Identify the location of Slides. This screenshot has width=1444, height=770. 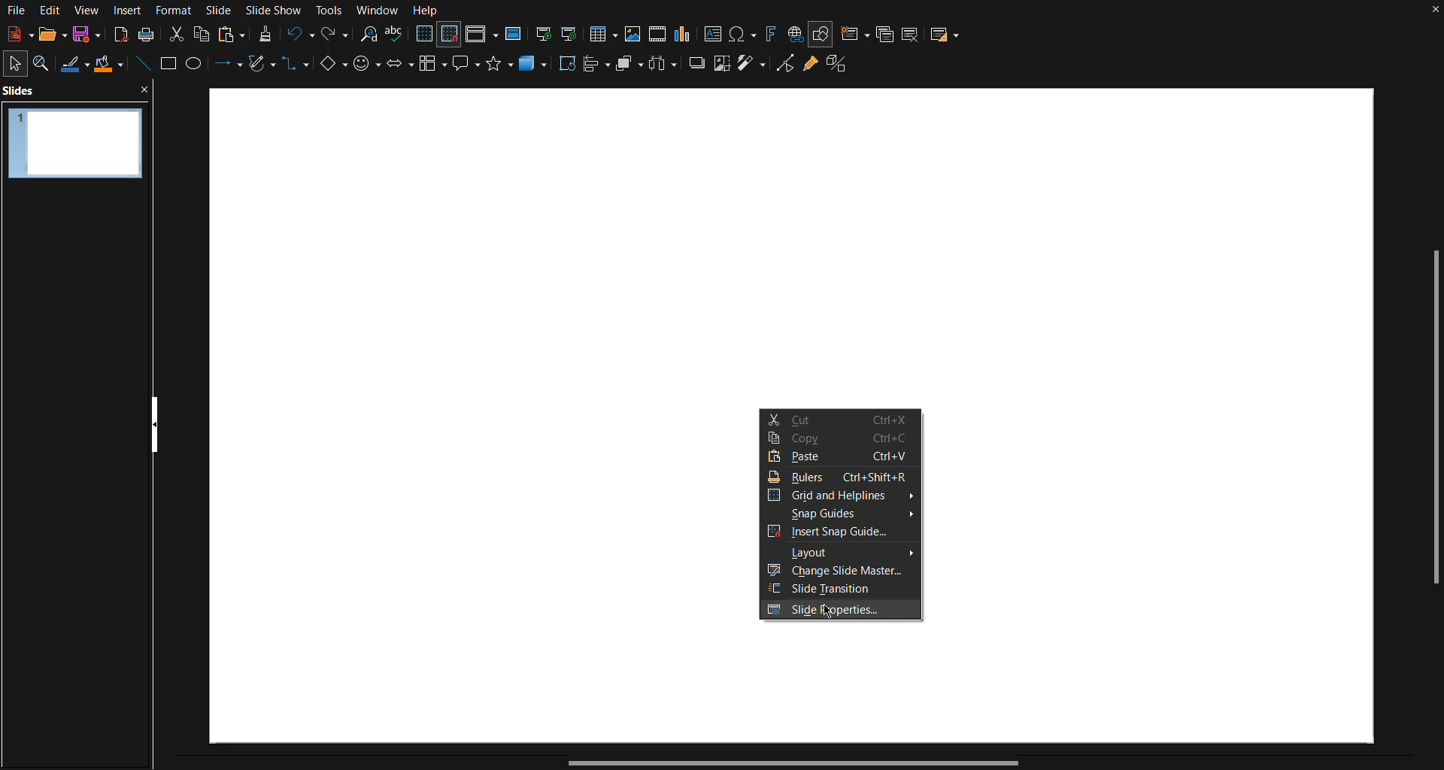
(23, 90).